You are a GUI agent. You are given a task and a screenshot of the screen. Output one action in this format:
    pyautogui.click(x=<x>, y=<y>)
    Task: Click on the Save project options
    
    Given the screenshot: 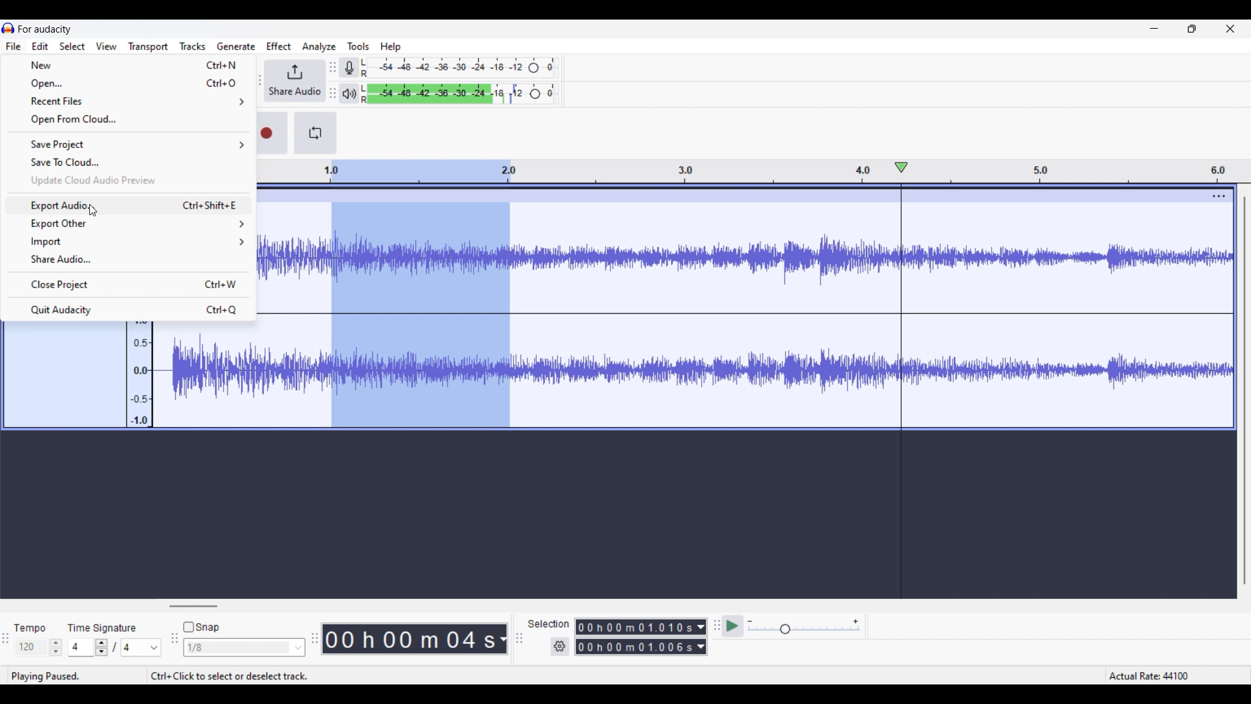 What is the action you would take?
    pyautogui.click(x=129, y=145)
    